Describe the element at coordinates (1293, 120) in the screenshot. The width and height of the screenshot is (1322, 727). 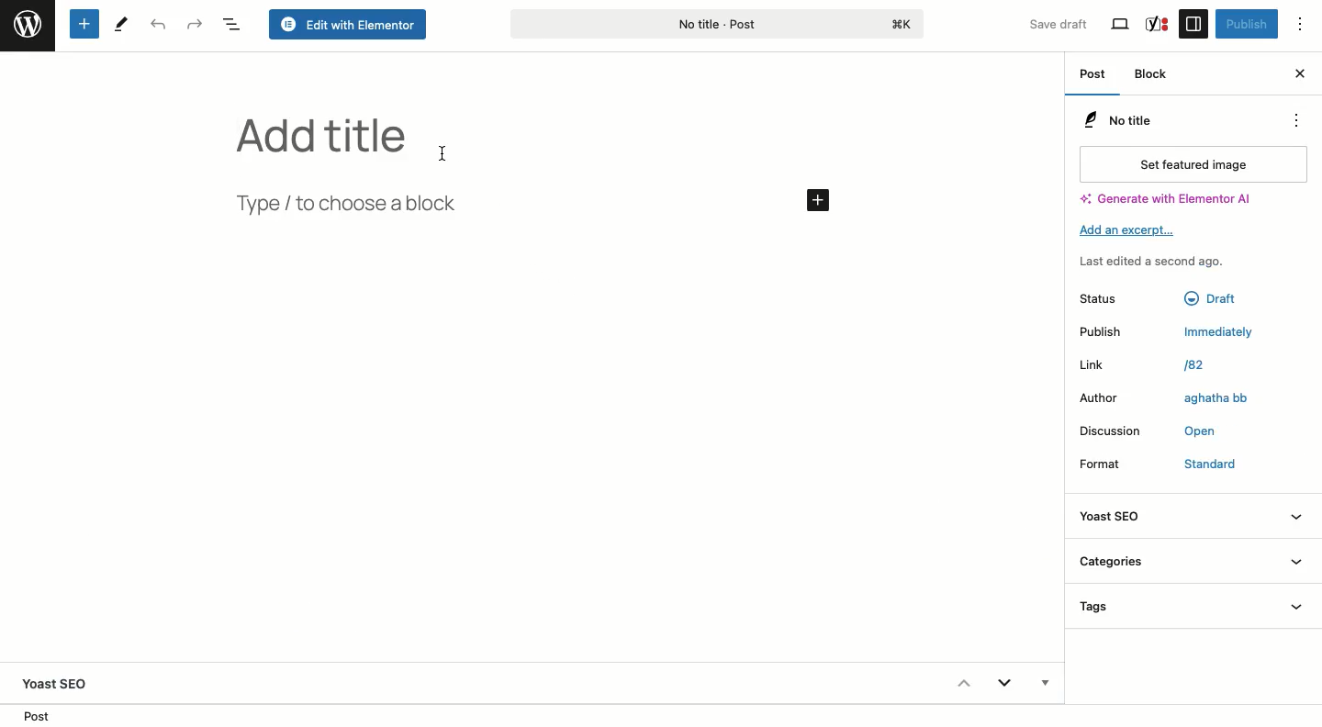
I see `Actions` at that location.